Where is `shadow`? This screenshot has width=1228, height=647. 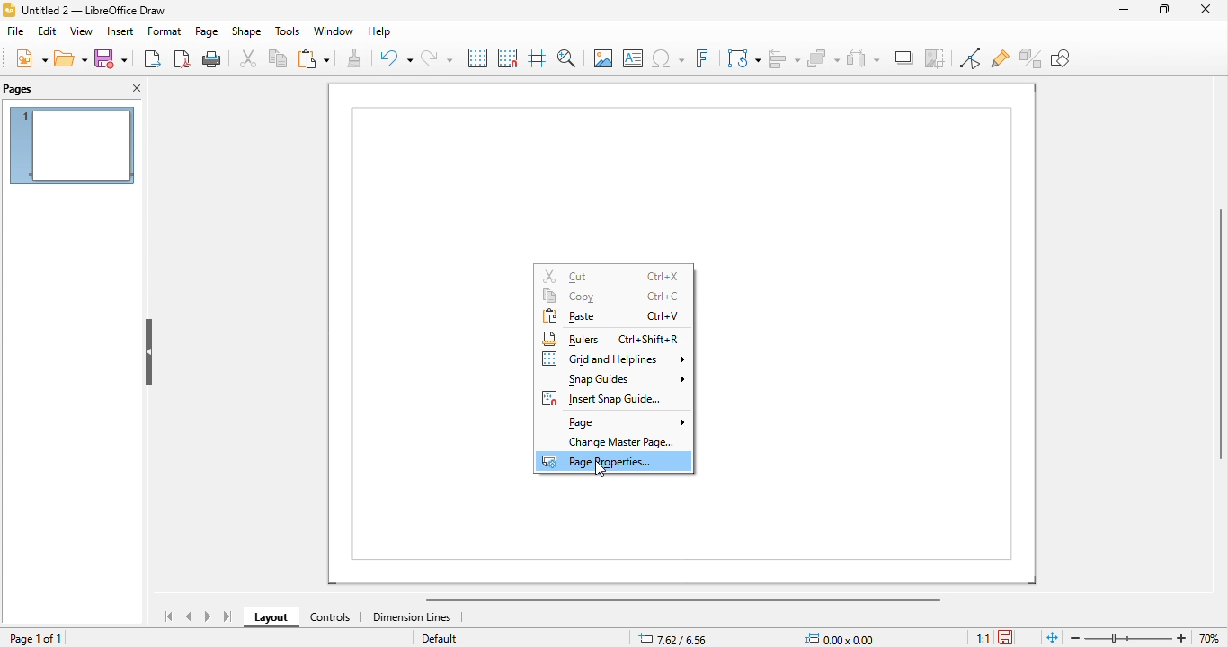
shadow is located at coordinates (903, 58).